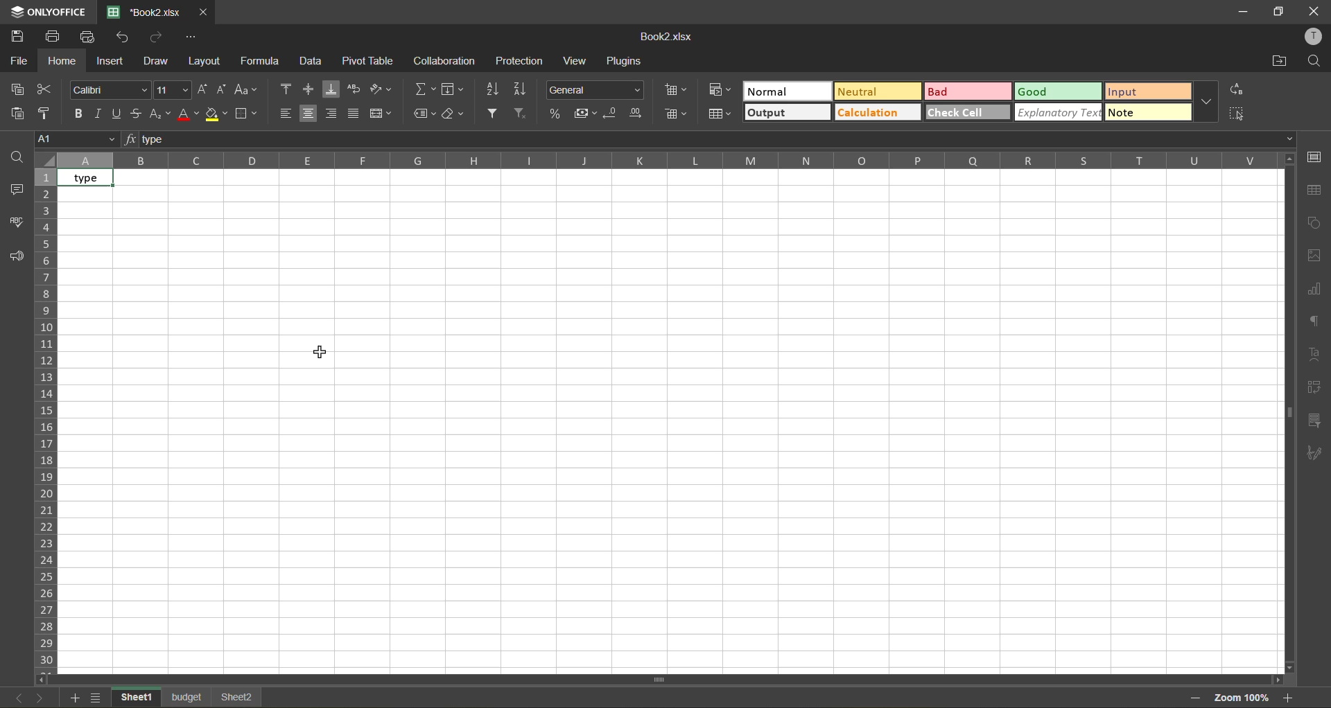  Describe the element at coordinates (720, 115) in the screenshot. I see `format as table` at that location.